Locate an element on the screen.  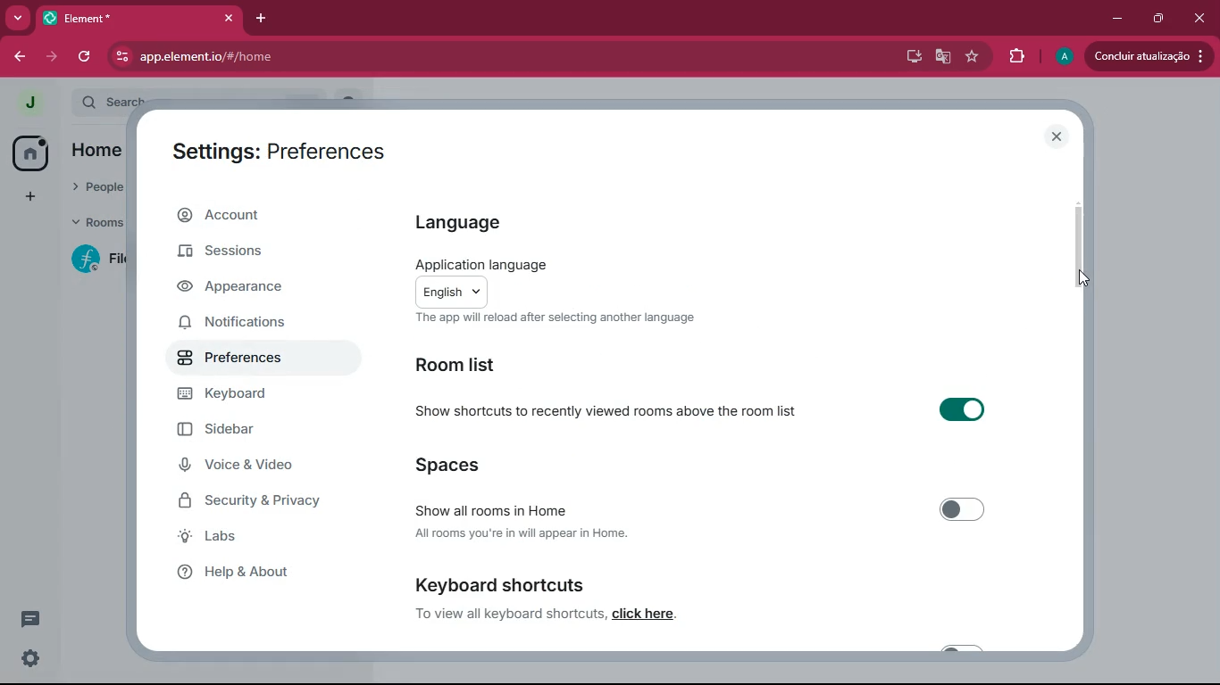
close is located at coordinates (1201, 18).